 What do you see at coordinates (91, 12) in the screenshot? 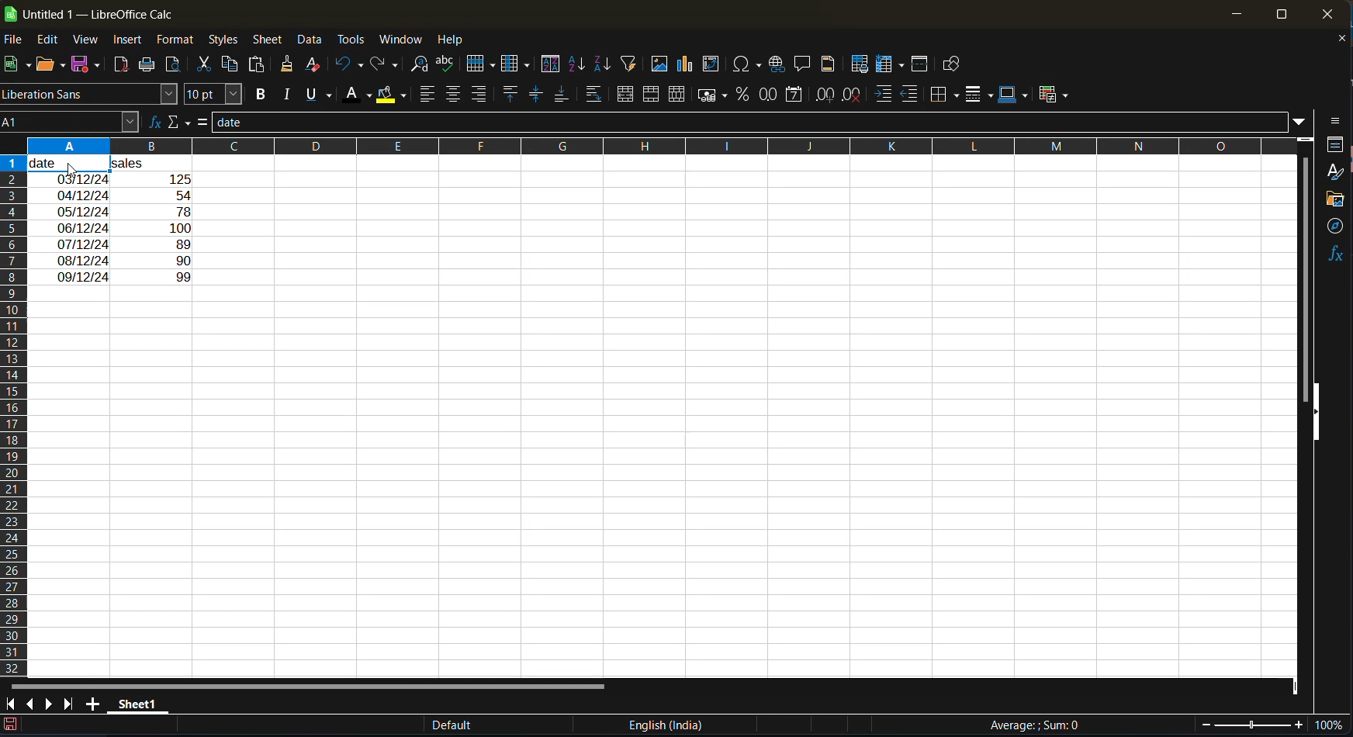
I see `app name and file name` at bounding box center [91, 12].